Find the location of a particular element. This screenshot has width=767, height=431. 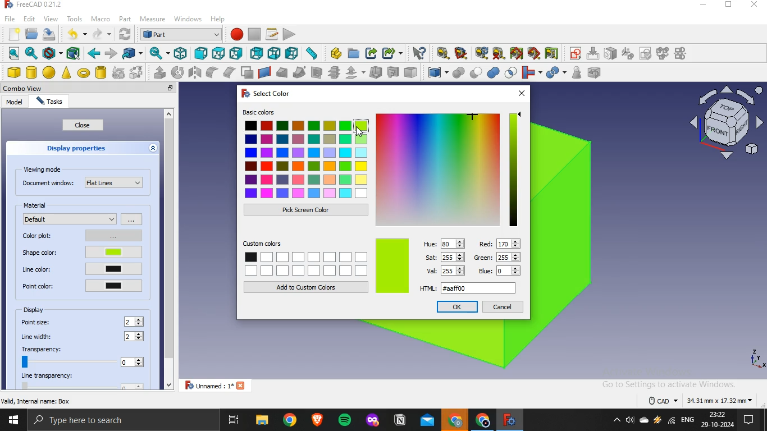

cylinder is located at coordinates (32, 72).